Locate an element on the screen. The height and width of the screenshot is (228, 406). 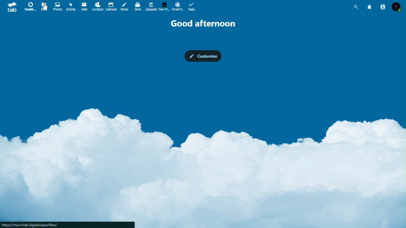
account icon is located at coordinates (398, 7).